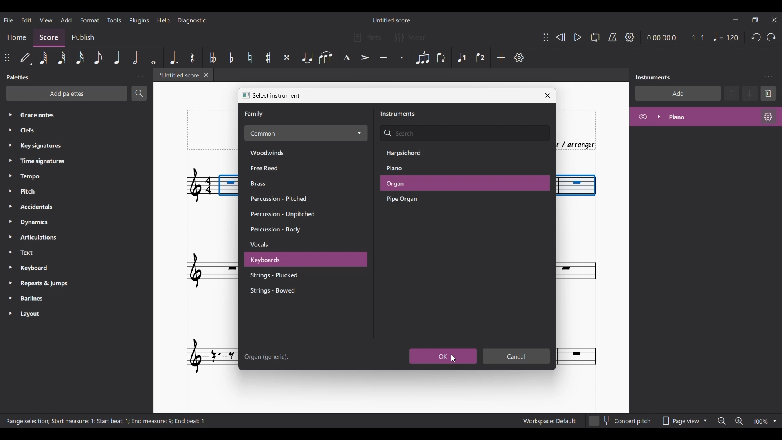  What do you see at coordinates (480, 58) in the screenshot?
I see `Voice 2` at bounding box center [480, 58].